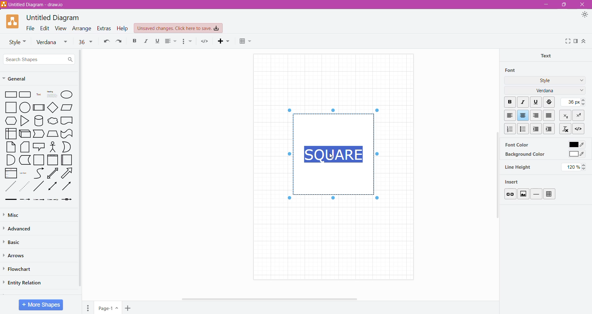 Image resolution: width=592 pixels, height=314 pixels. What do you see at coordinates (567, 41) in the screenshot?
I see `Fullscreen` at bounding box center [567, 41].